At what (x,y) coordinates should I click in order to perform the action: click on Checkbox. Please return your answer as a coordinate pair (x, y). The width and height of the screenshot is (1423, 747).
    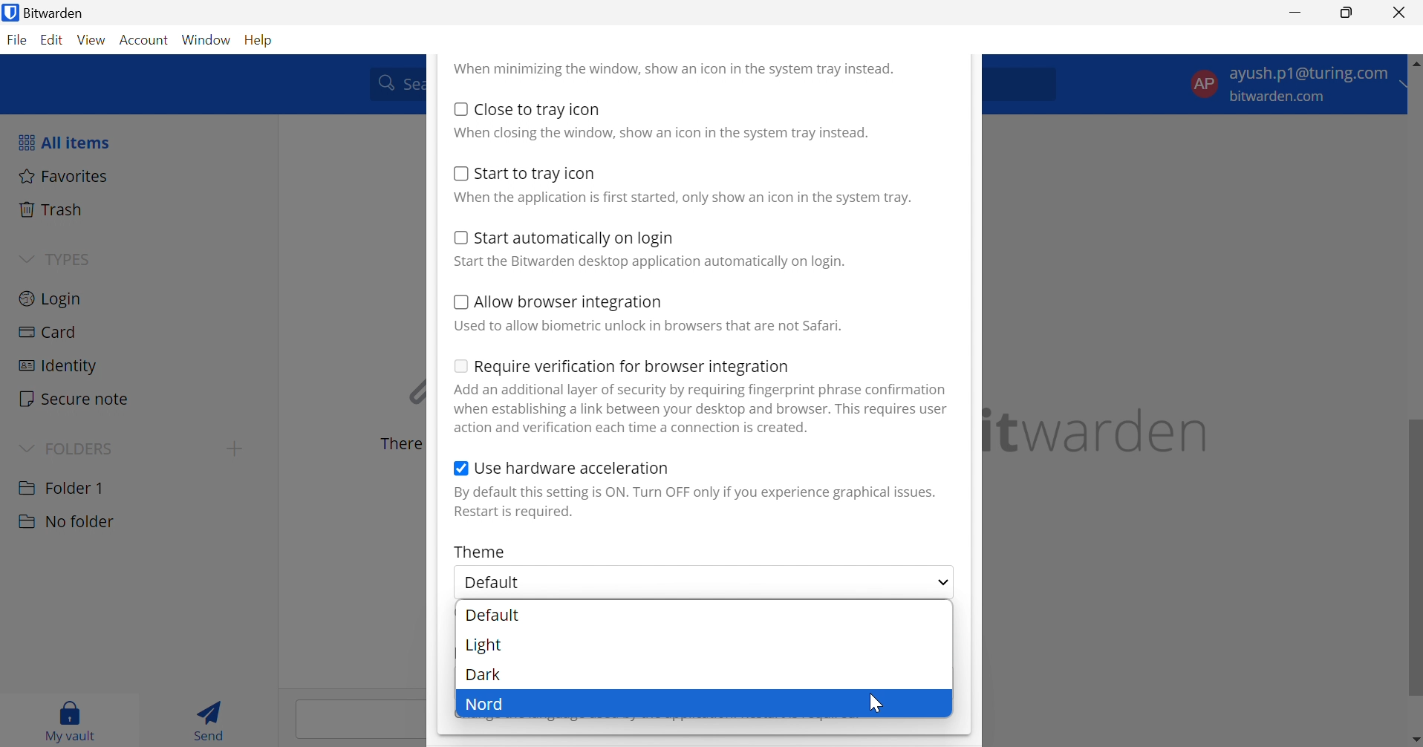
    Looking at the image, I should click on (460, 108).